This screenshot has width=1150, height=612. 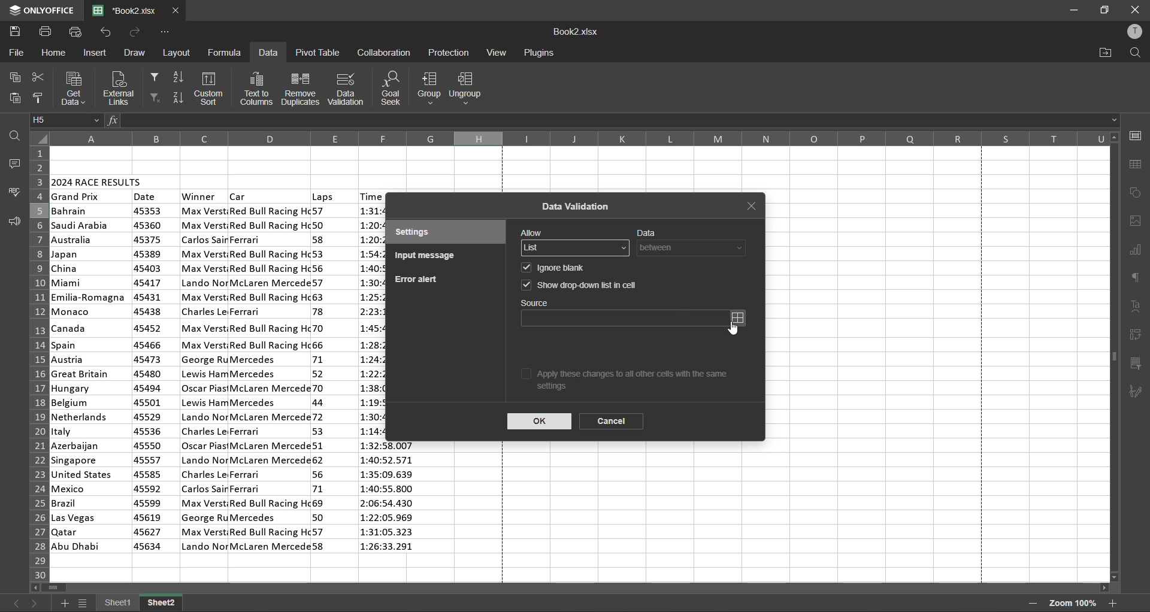 What do you see at coordinates (178, 53) in the screenshot?
I see `layout` at bounding box center [178, 53].